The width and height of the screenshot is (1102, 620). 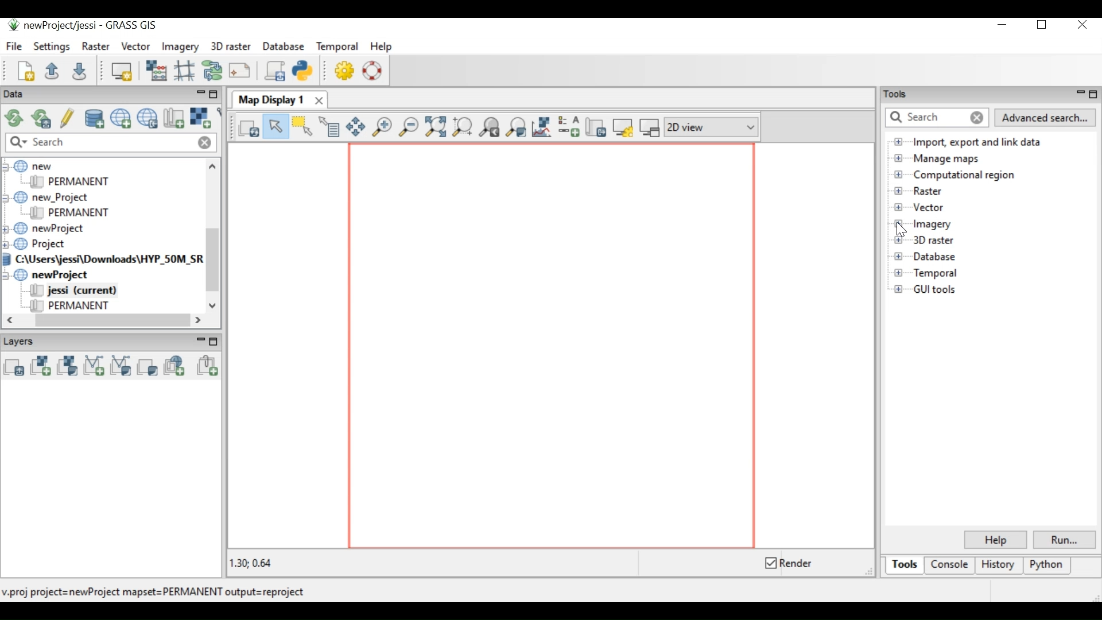 I want to click on Scroll right, so click(x=201, y=321).